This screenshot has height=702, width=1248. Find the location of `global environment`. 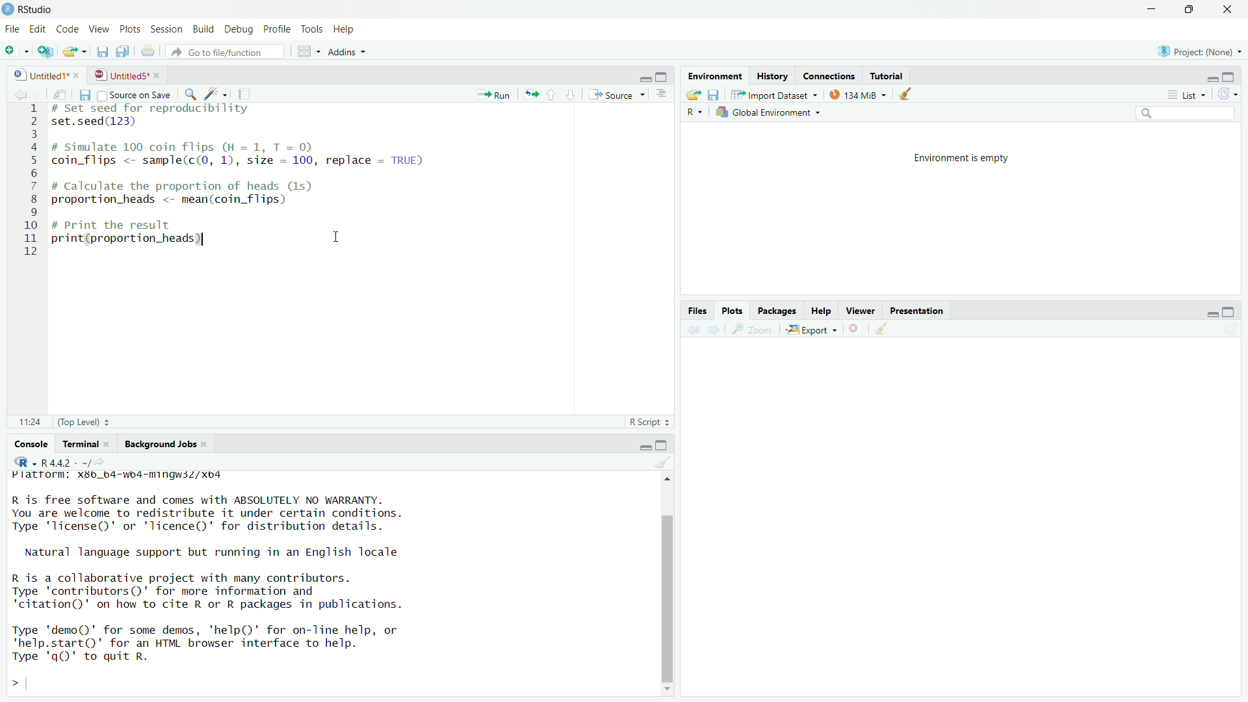

global environment is located at coordinates (768, 112).